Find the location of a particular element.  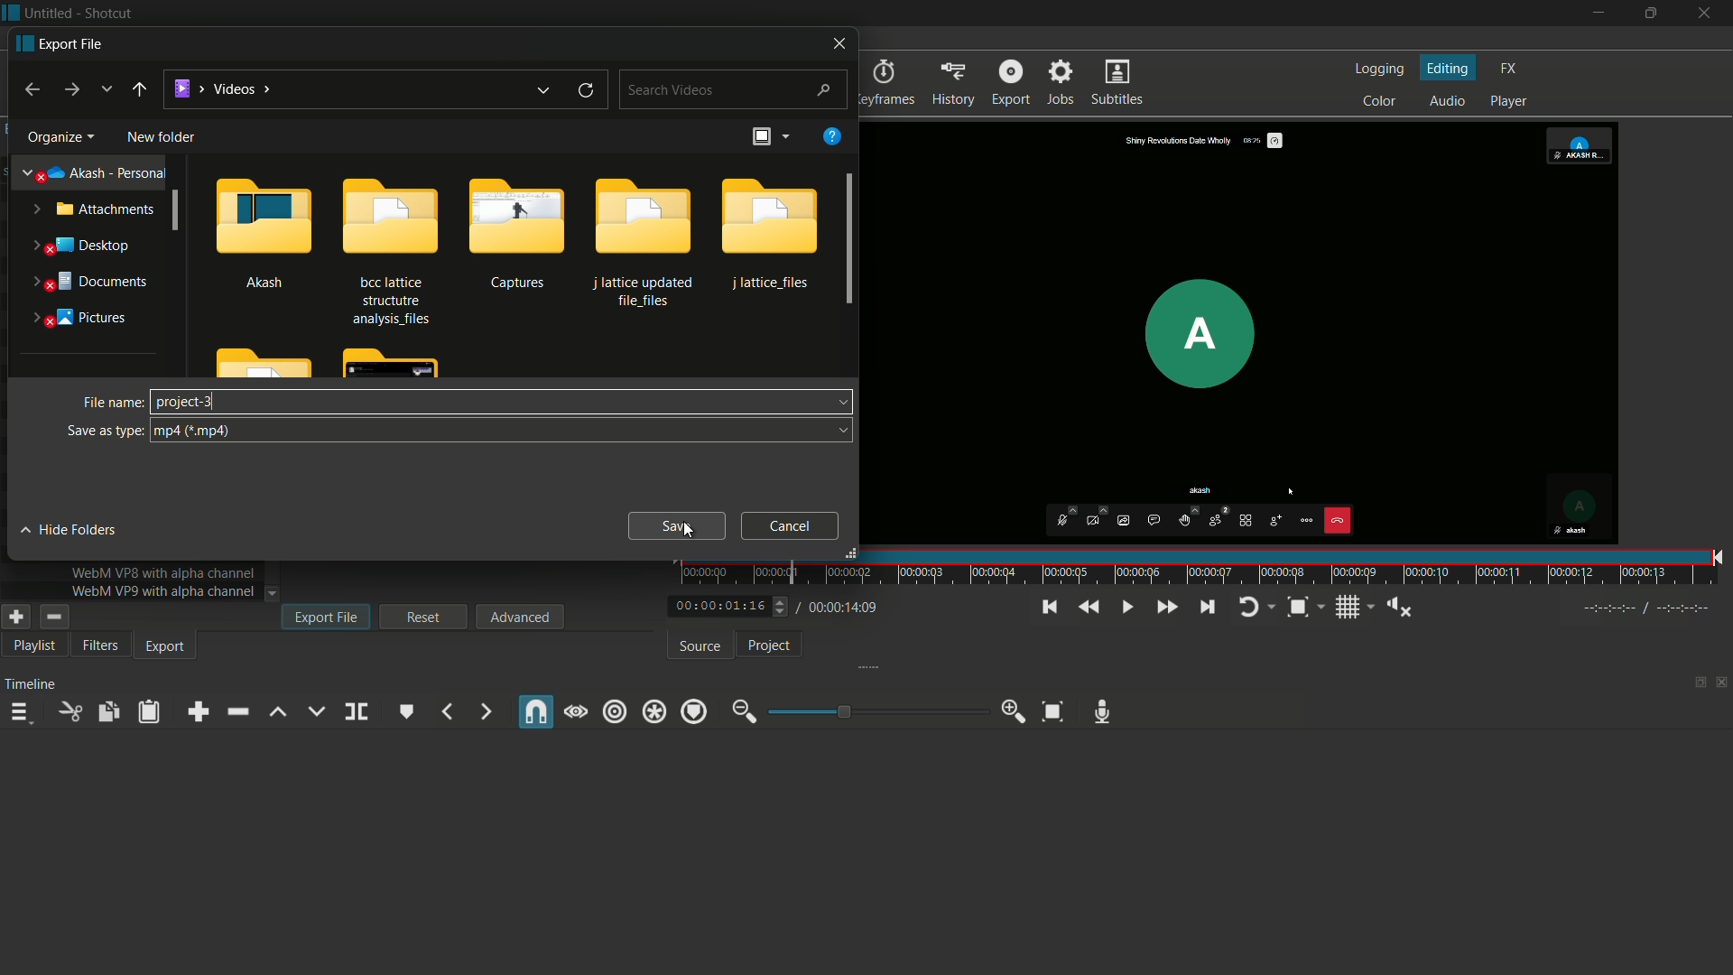

ripple delete is located at coordinates (236, 712).